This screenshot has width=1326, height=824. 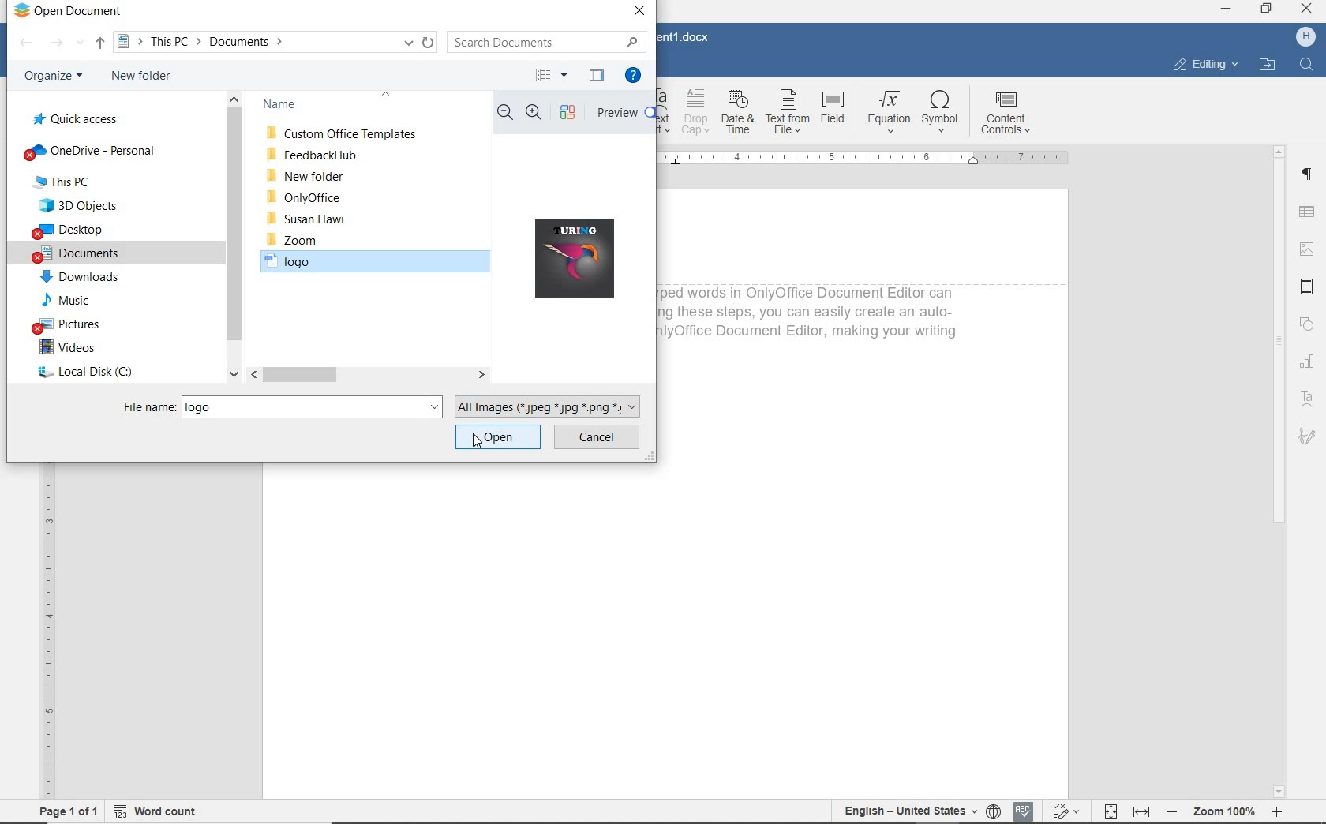 I want to click on SPELL CHECKING, so click(x=1024, y=810).